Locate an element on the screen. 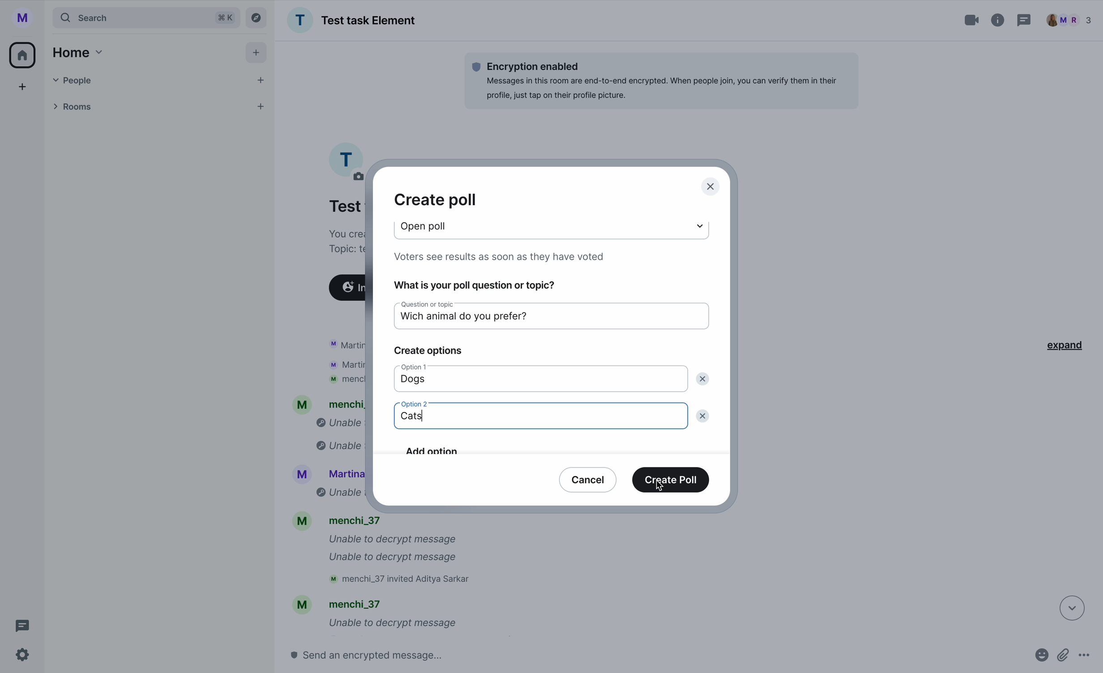 This screenshot has height=673, width=1103. create poll is located at coordinates (436, 200).